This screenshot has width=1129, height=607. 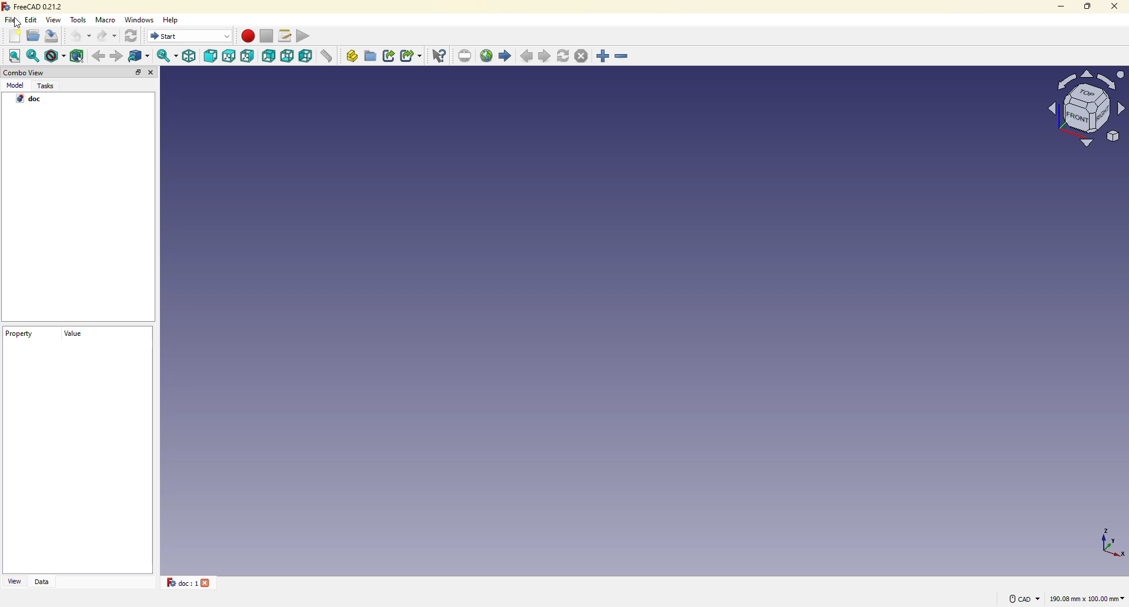 What do you see at coordinates (208, 582) in the screenshot?
I see `close tab` at bounding box center [208, 582].